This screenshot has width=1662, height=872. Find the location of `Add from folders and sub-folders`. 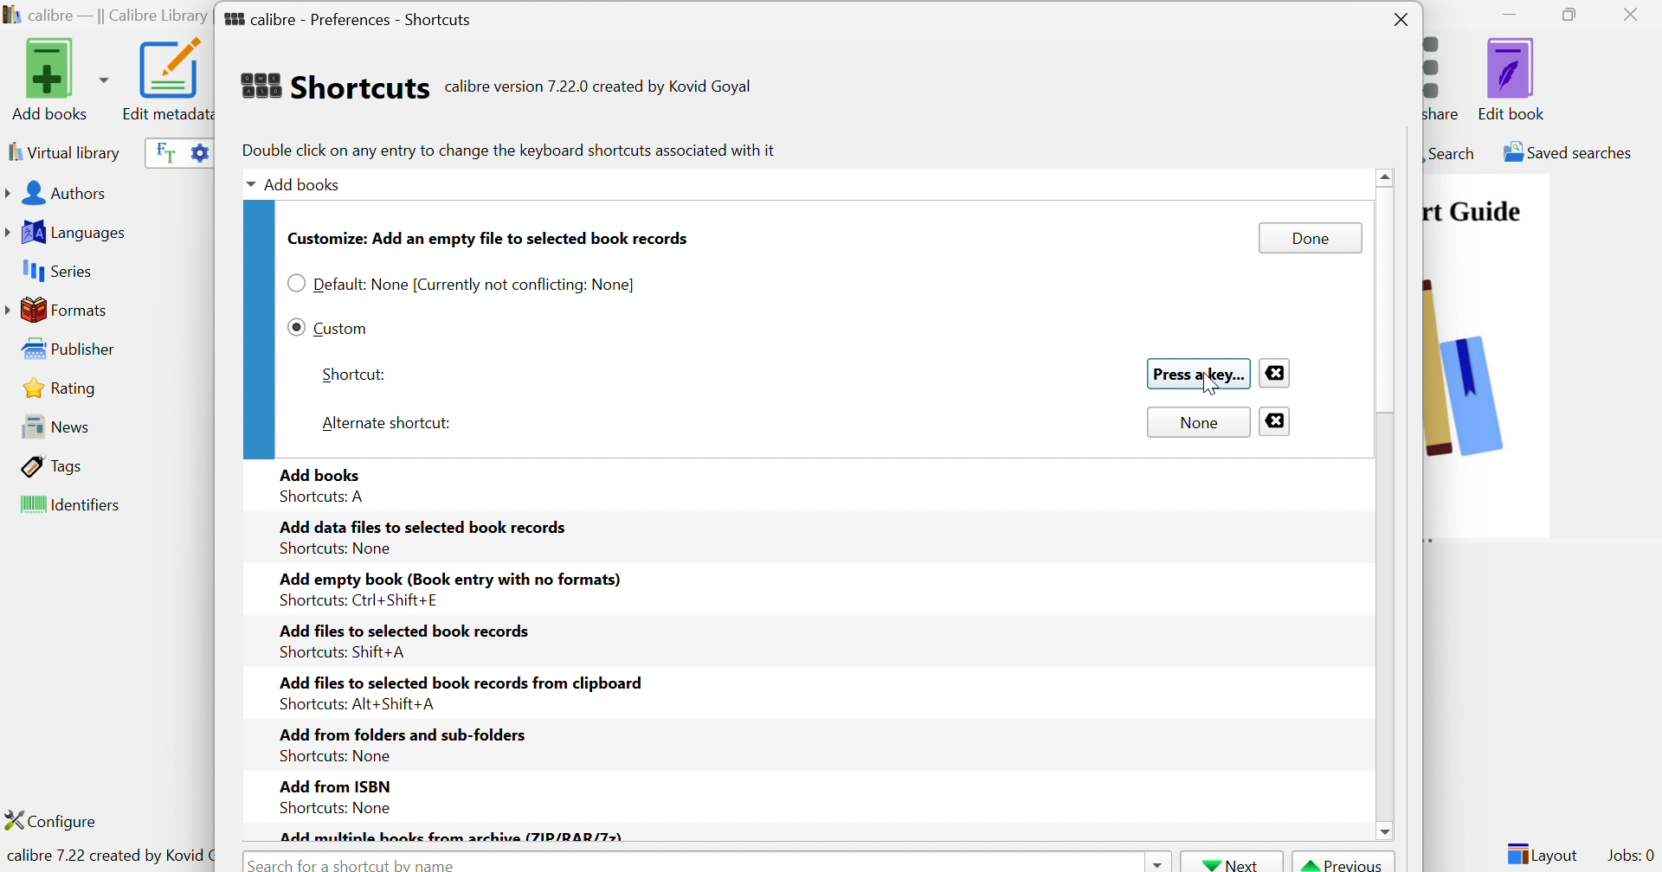

Add from folders and sub-folders is located at coordinates (401, 734).